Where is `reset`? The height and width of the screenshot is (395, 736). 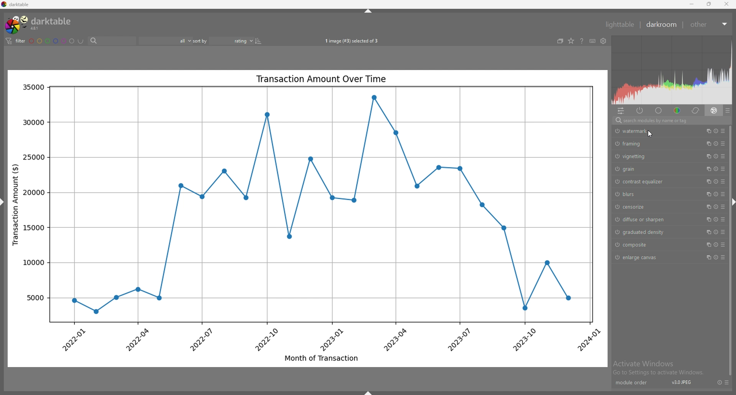 reset is located at coordinates (715, 232).